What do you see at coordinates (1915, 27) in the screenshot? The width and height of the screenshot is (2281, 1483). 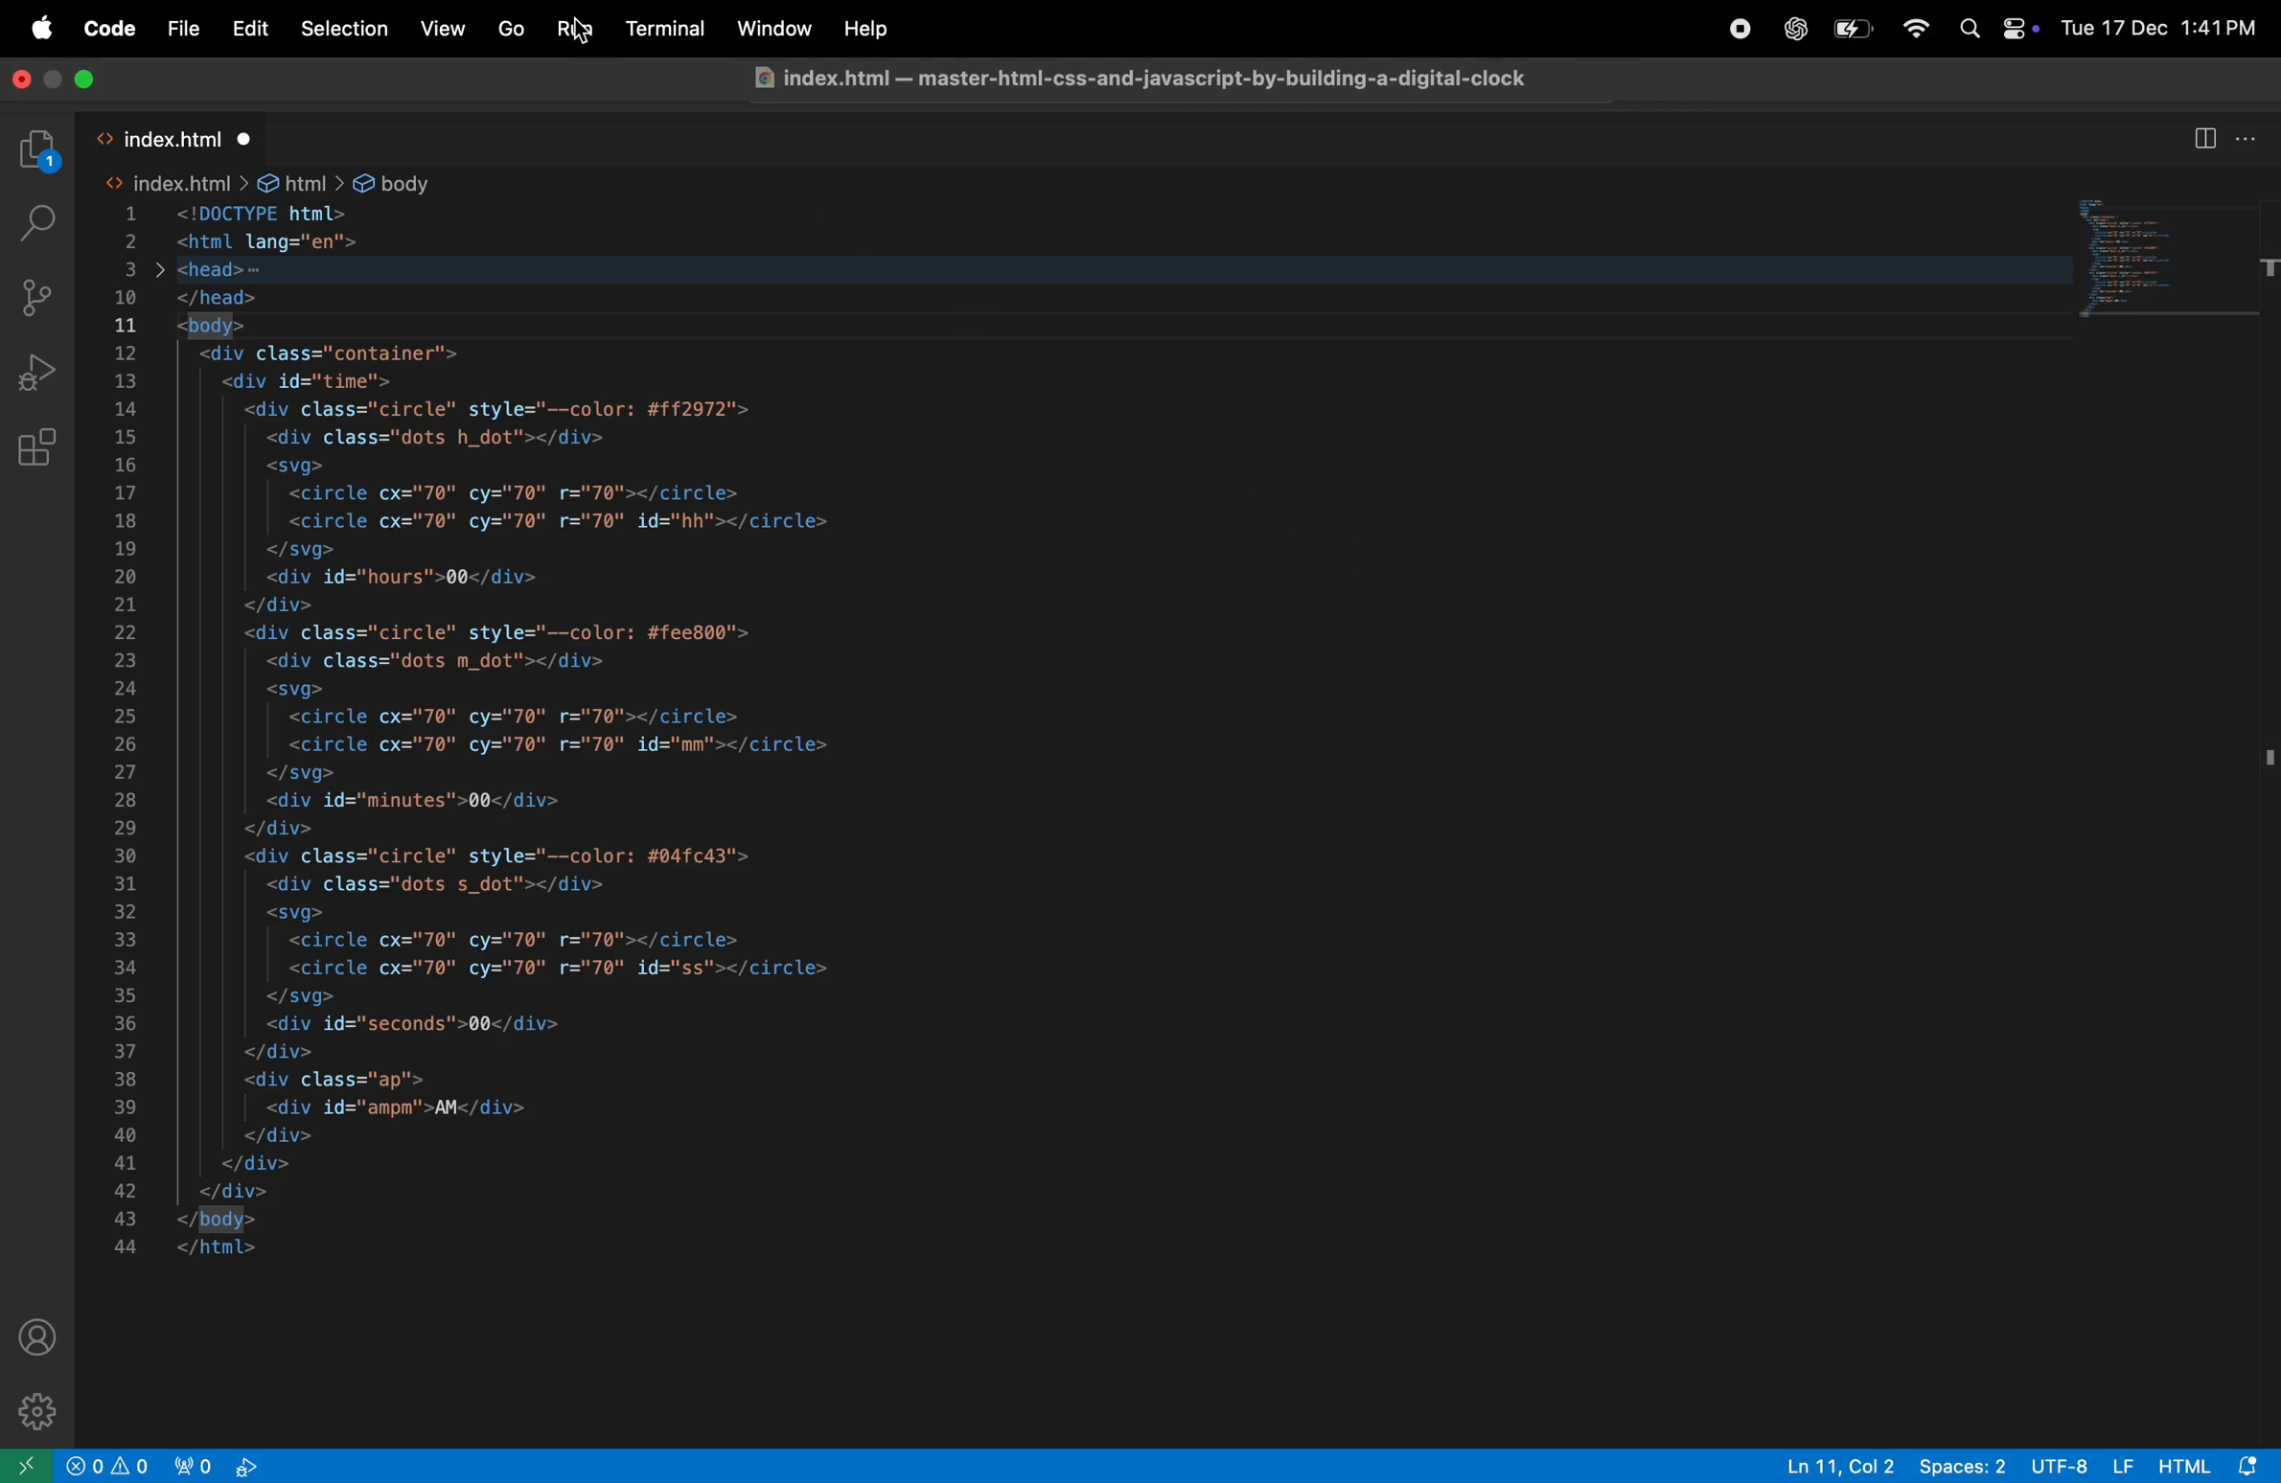 I see `wifi` at bounding box center [1915, 27].